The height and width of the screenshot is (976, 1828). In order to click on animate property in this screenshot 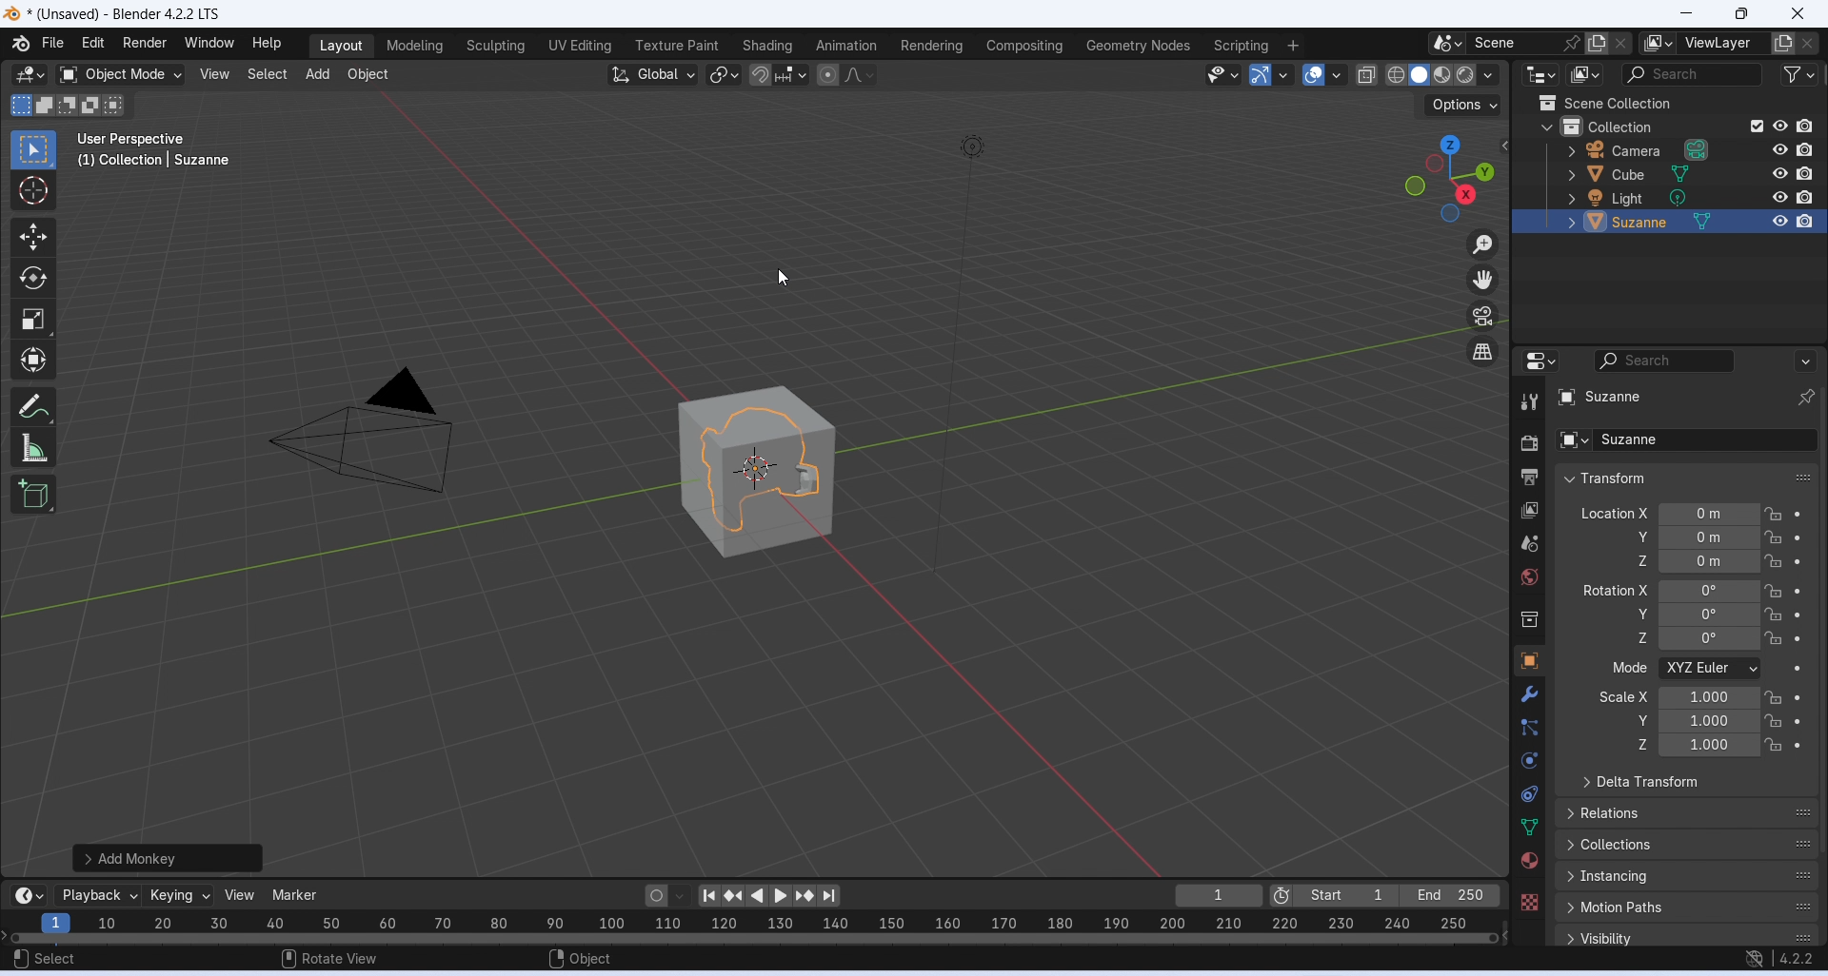, I will do `click(1797, 670)`.